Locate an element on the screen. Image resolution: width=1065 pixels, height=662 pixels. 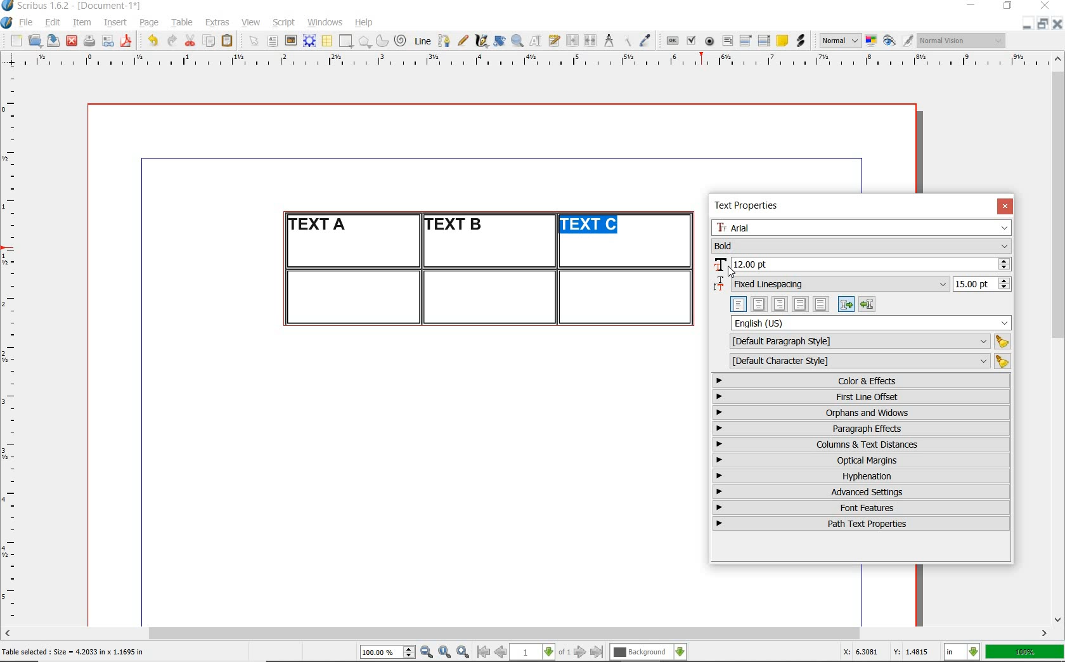
page is located at coordinates (149, 22).